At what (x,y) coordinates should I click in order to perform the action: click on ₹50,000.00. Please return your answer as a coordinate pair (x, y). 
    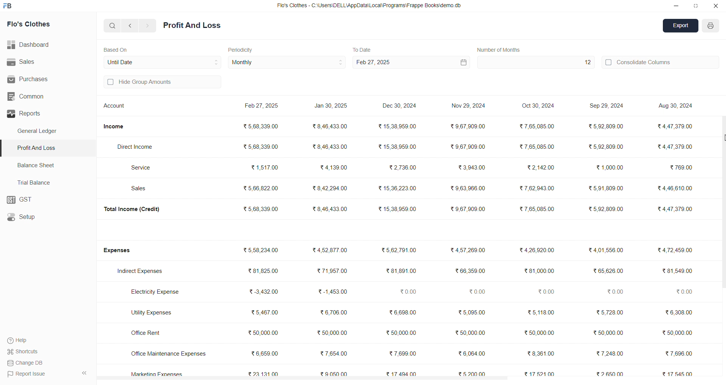
    Looking at the image, I should click on (540, 333).